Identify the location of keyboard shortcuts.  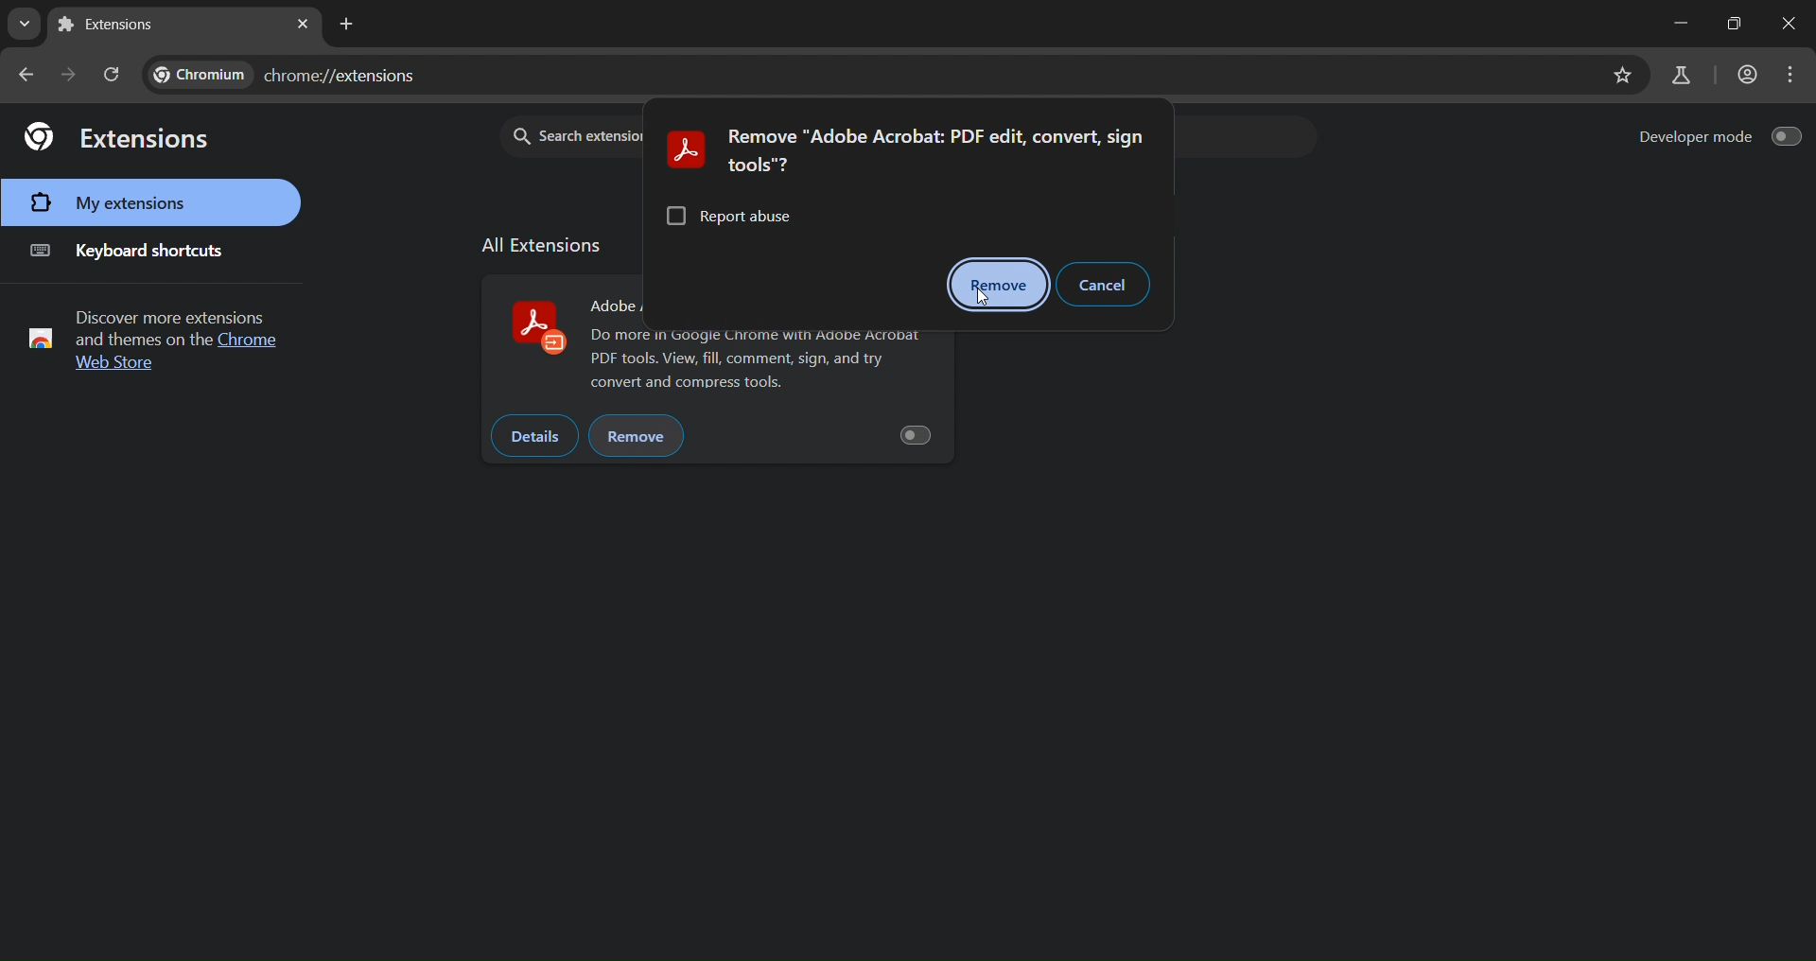
(154, 251).